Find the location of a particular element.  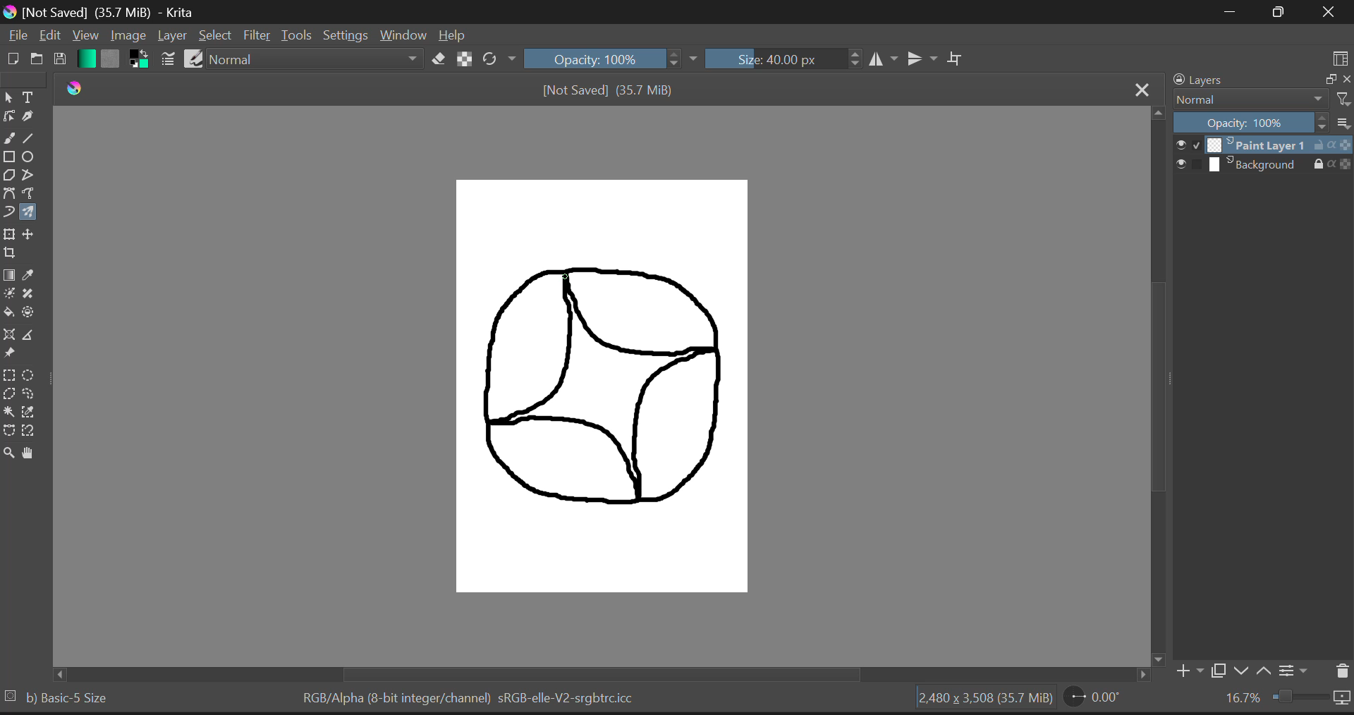

Background is located at coordinates (1262, 166).